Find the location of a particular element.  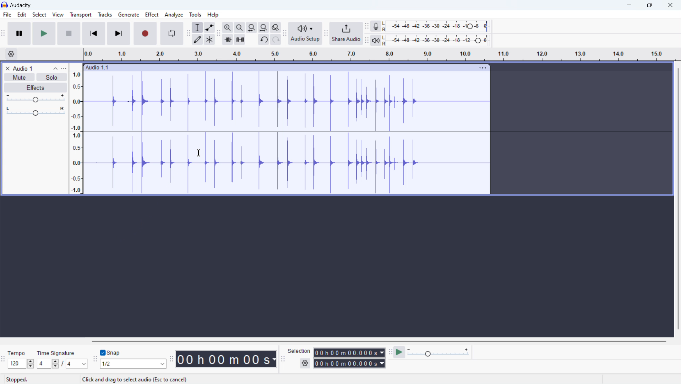

pan: center is located at coordinates (36, 111).